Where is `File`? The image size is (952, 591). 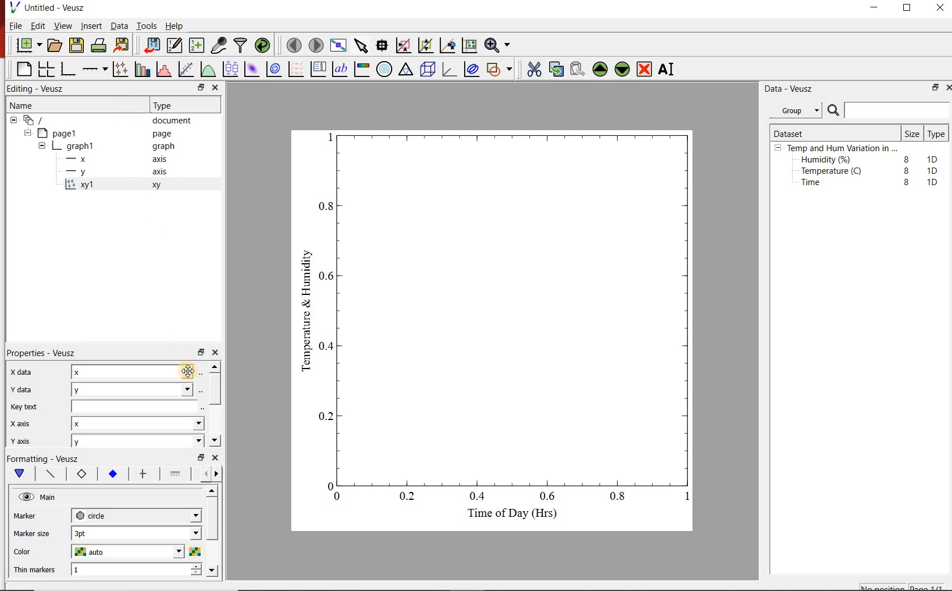 File is located at coordinates (13, 25).